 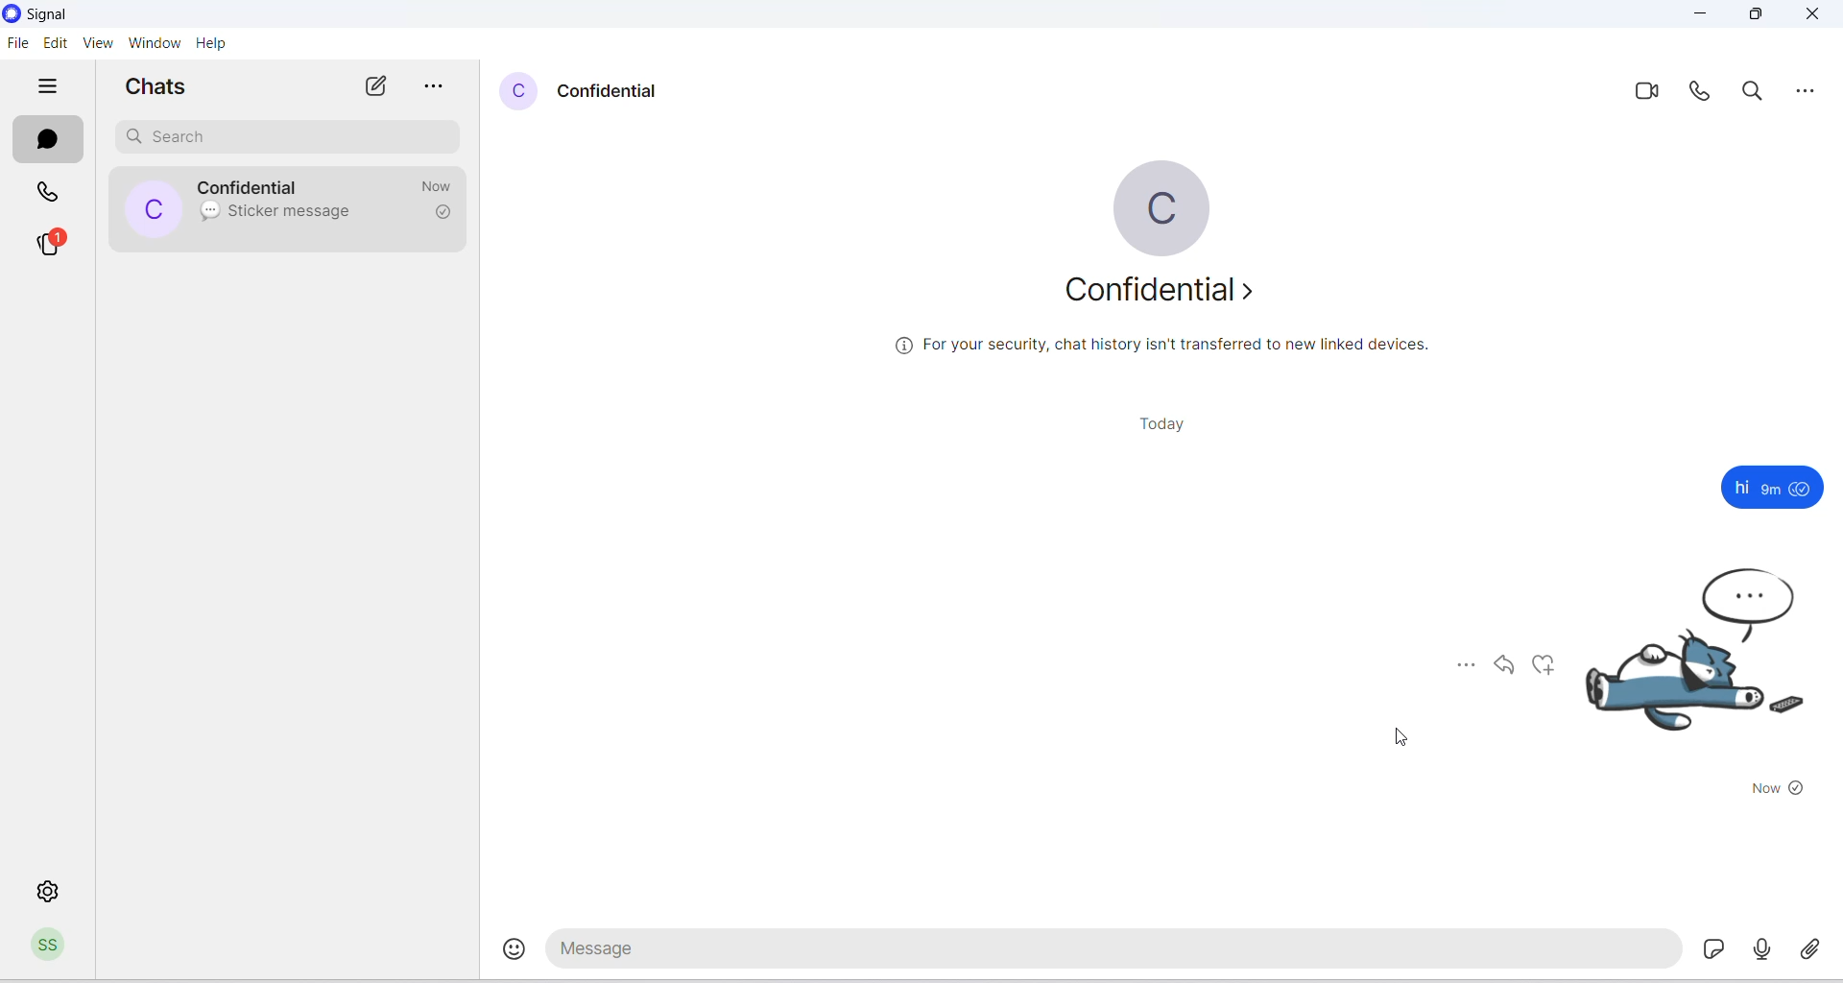 I want to click on settings, so click(x=51, y=891).